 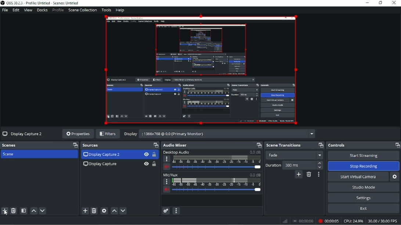 What do you see at coordinates (254, 152) in the screenshot?
I see `0.0 dB` at bounding box center [254, 152].